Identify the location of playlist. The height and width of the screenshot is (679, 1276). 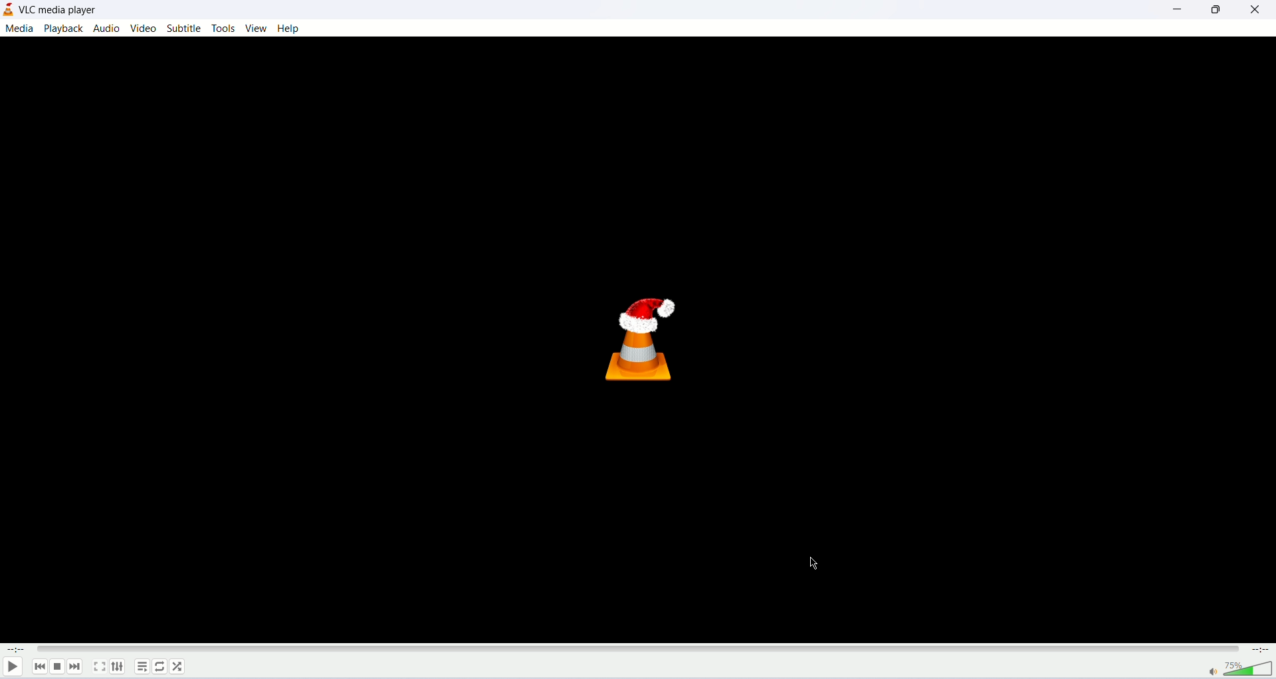
(141, 669).